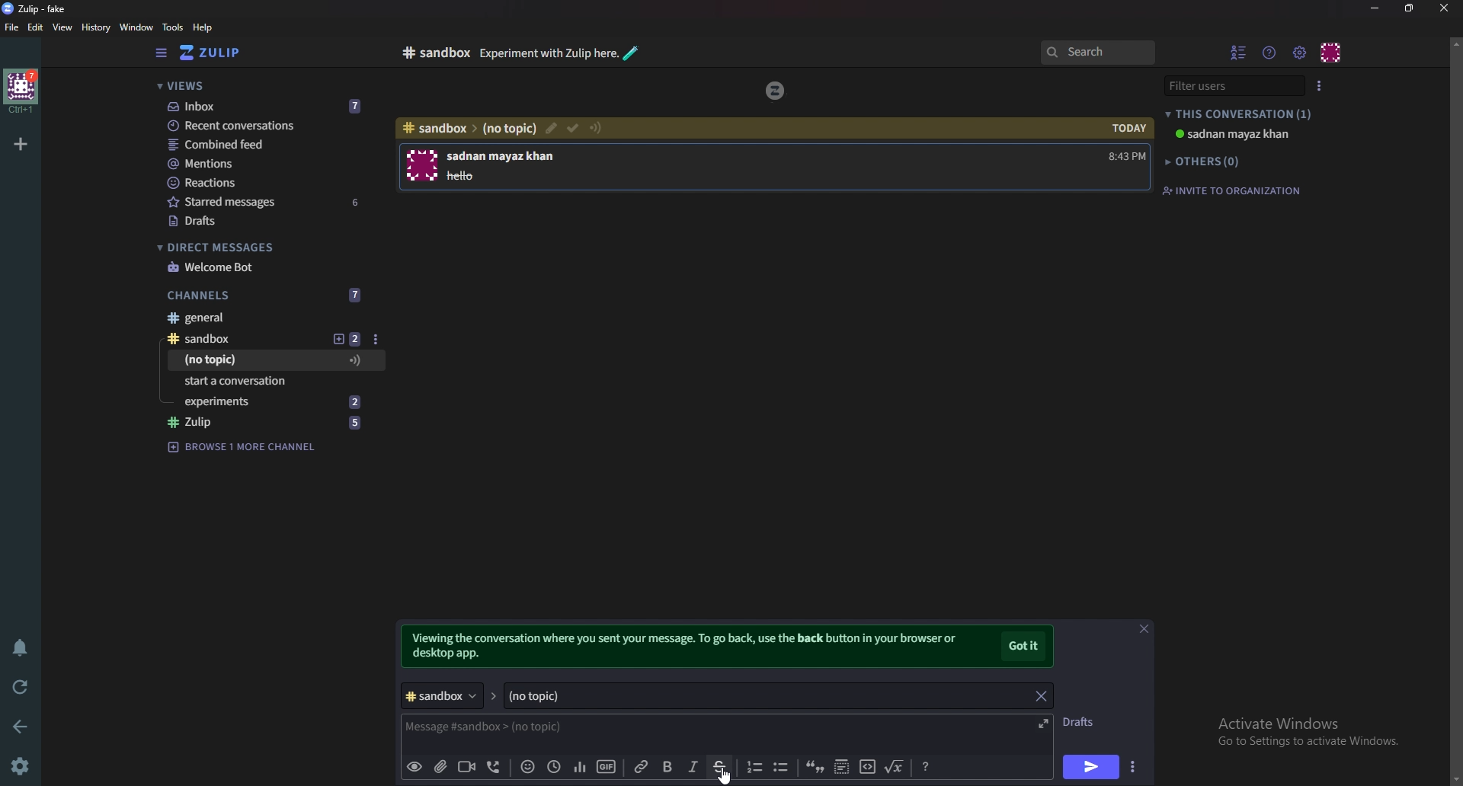 The height and width of the screenshot is (786, 1463). I want to click on Help menu, so click(1271, 52).